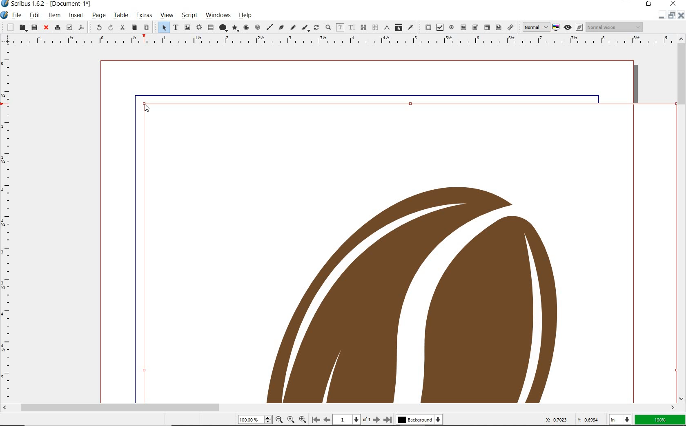 This screenshot has width=686, height=426. I want to click on view, so click(166, 16).